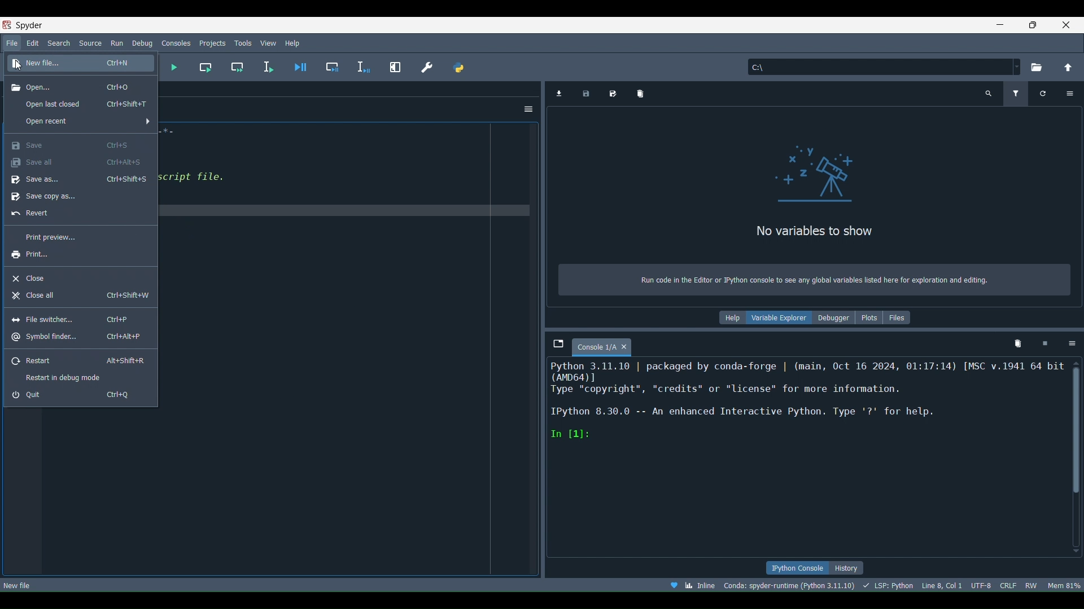 Image resolution: width=1084 pixels, height=609 pixels. I want to click on Quit, so click(75, 393).